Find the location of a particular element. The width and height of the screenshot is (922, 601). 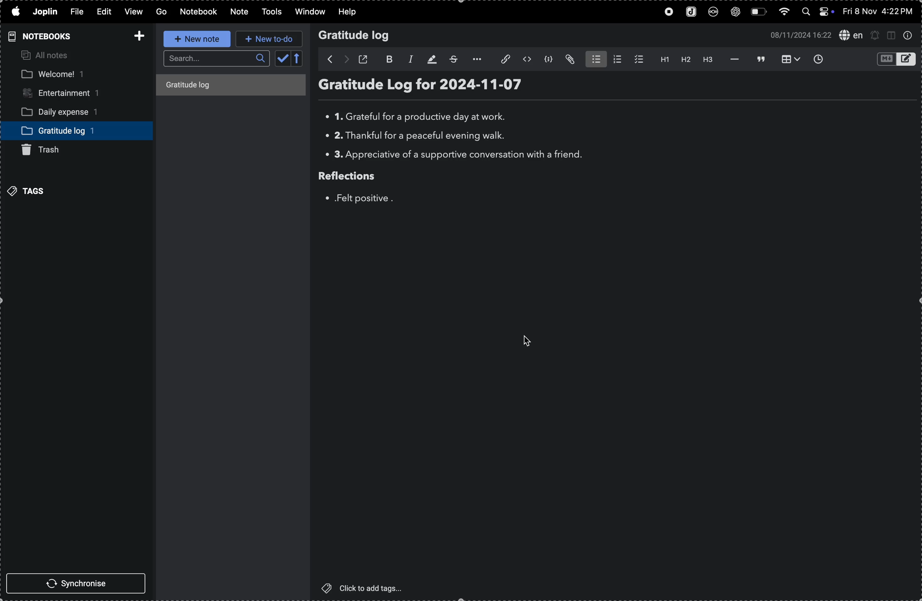

apple widgets is located at coordinates (815, 10).